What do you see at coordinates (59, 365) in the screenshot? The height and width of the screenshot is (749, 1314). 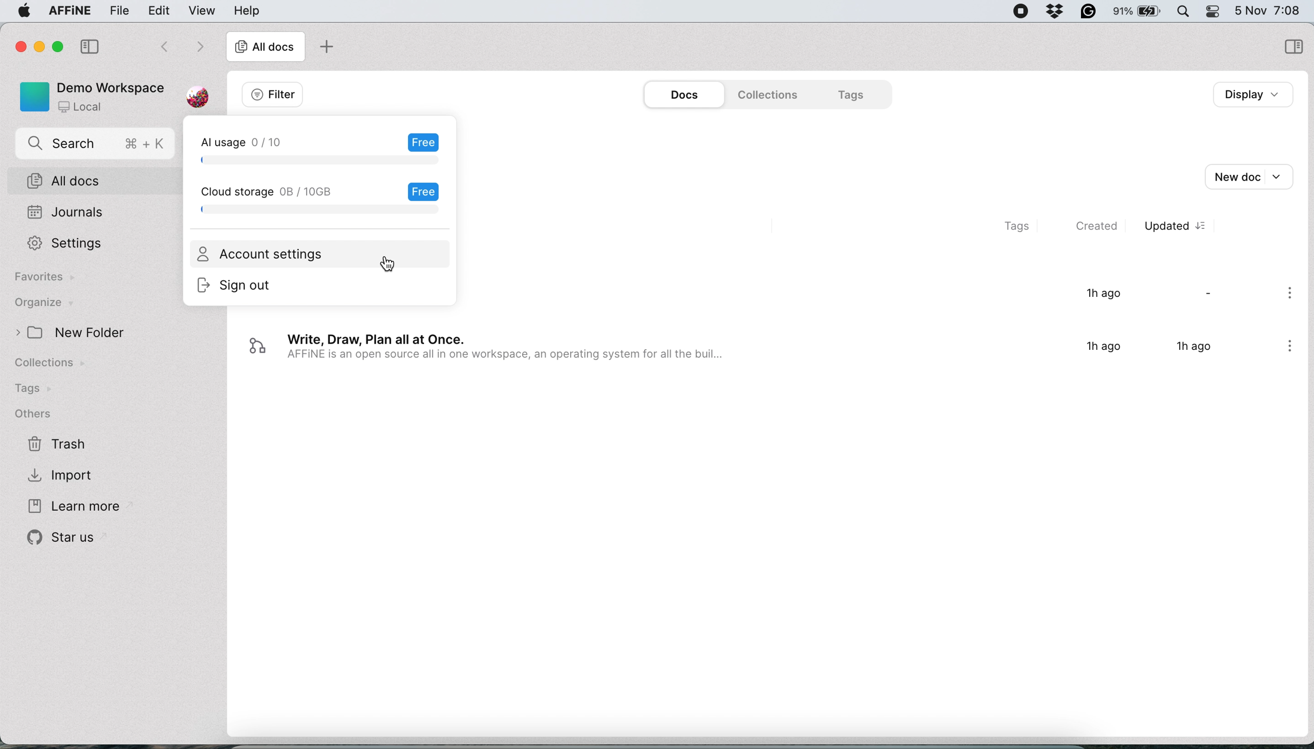 I see `collections` at bounding box center [59, 365].